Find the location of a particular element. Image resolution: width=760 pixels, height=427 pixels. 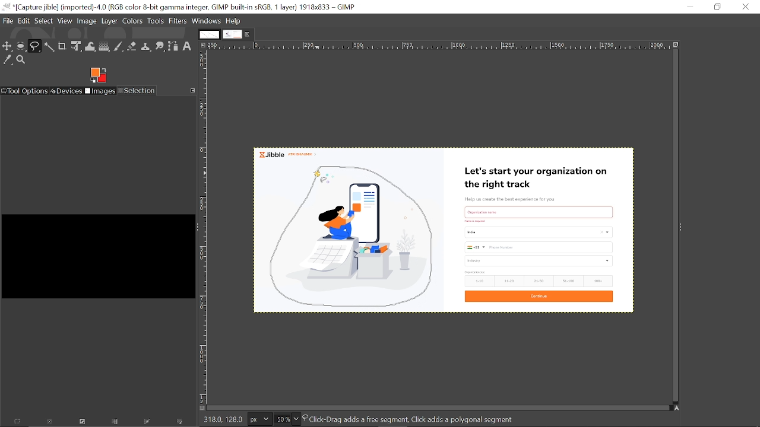

Toggle quick mask on/off is located at coordinates (201, 409).